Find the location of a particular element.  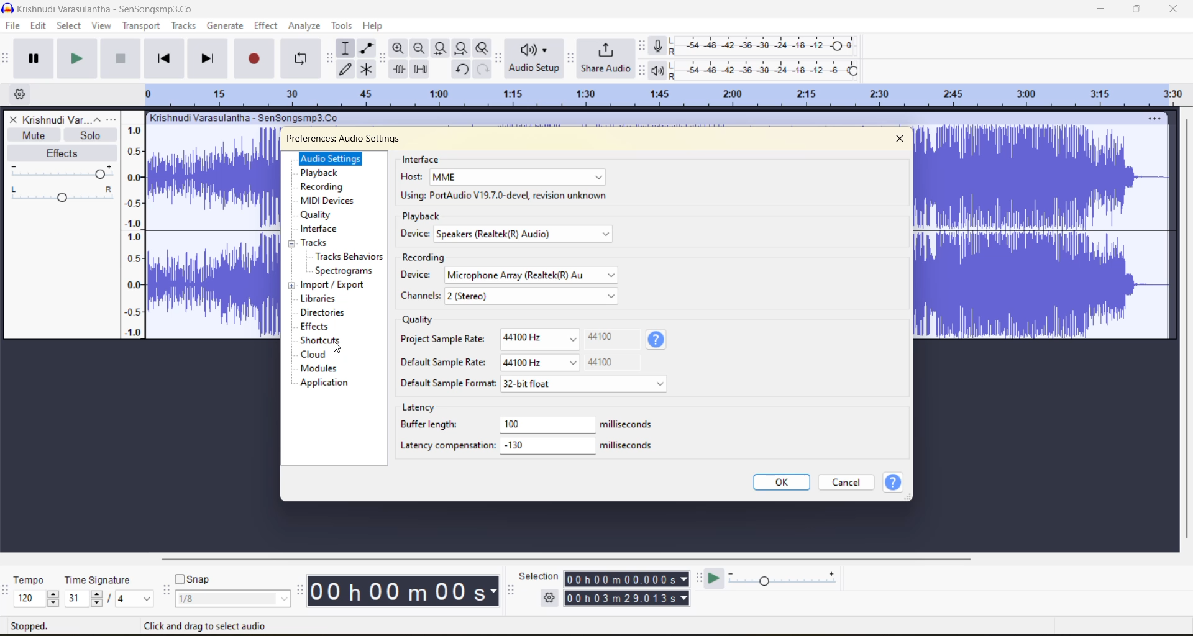

tracks behaviours is located at coordinates (350, 257).